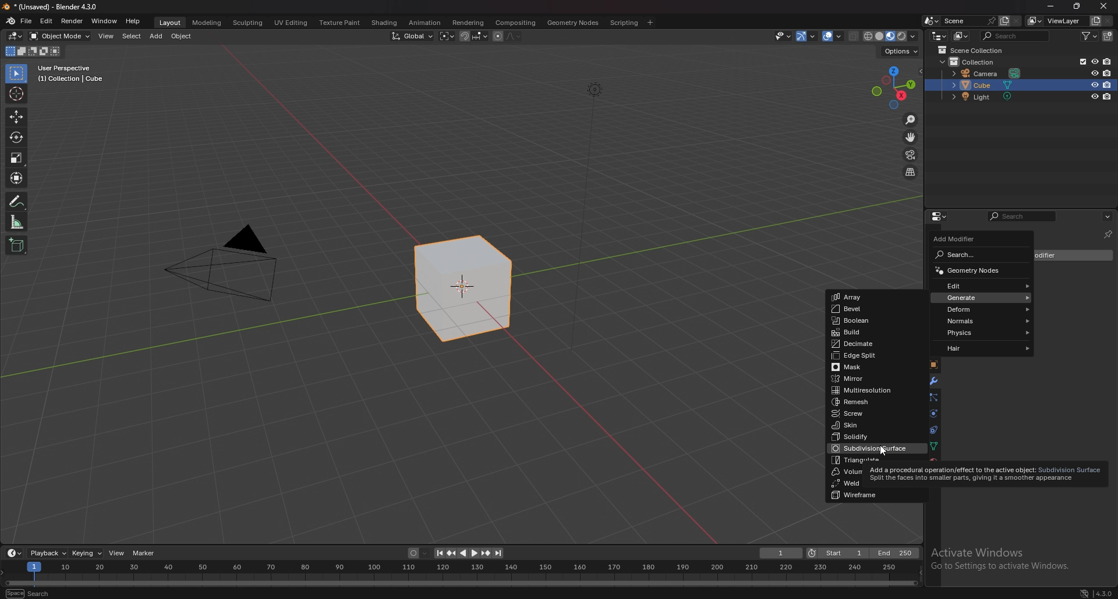  I want to click on disable in renders, so click(1108, 73).